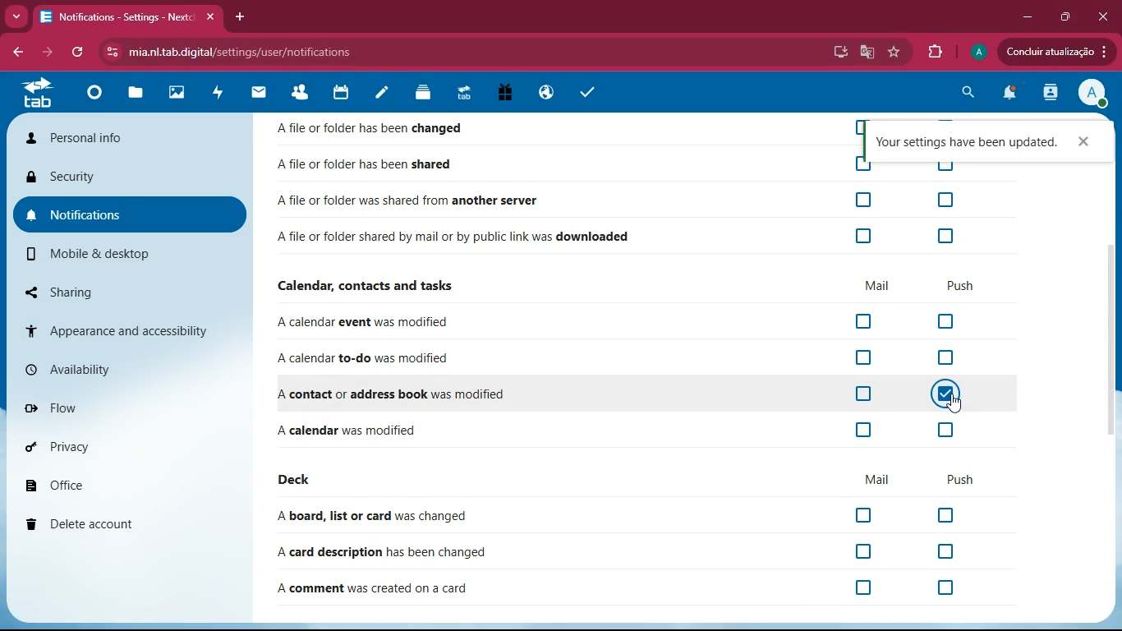 The width and height of the screenshot is (1122, 631). Describe the element at coordinates (175, 92) in the screenshot. I see `images` at that location.